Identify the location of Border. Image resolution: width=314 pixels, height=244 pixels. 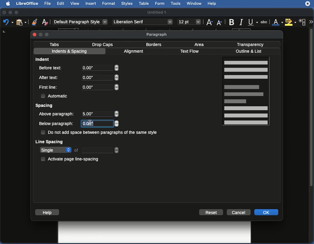
(154, 45).